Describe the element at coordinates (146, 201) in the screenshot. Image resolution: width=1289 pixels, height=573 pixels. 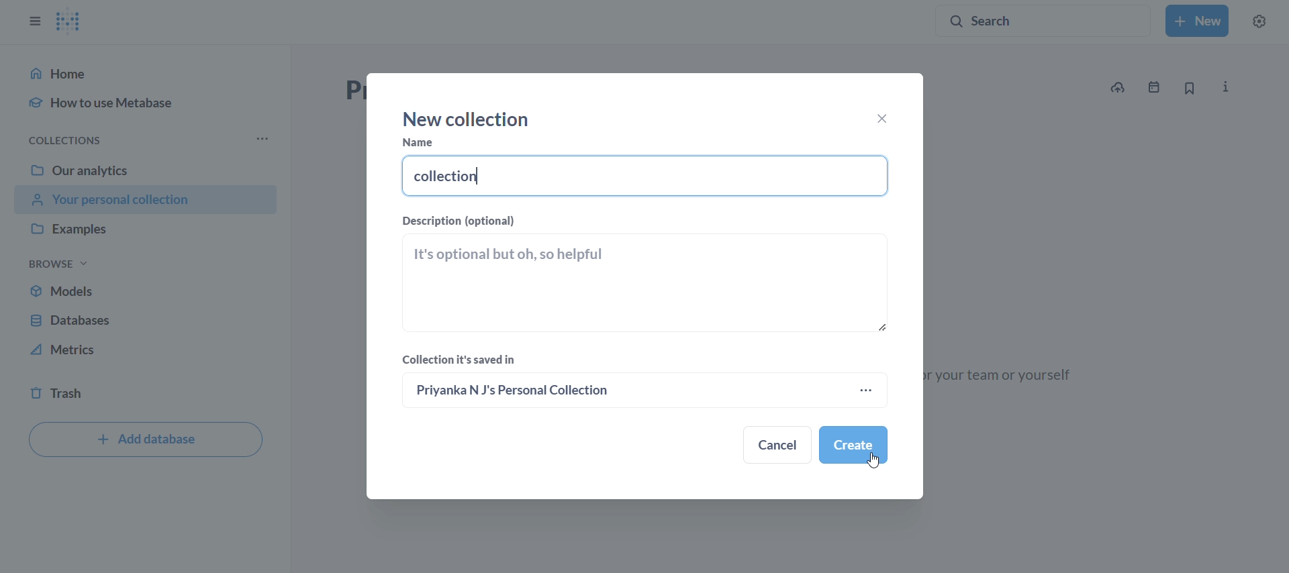
I see `your personal collection` at that location.